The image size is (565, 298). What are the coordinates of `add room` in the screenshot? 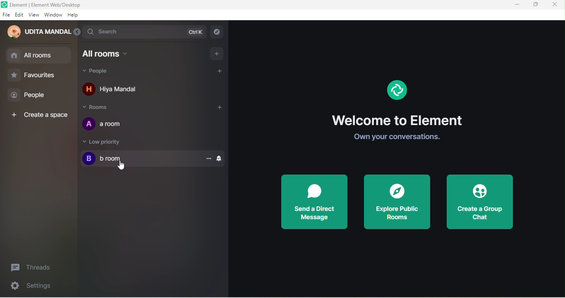 It's located at (222, 110).